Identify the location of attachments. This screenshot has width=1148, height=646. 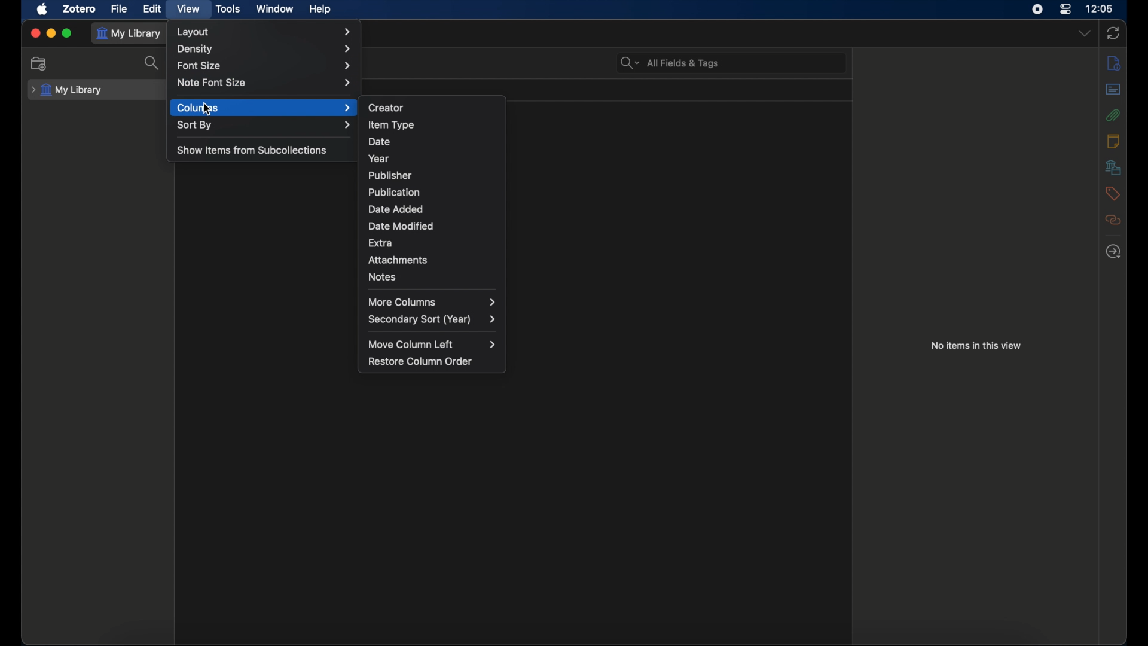
(1113, 115).